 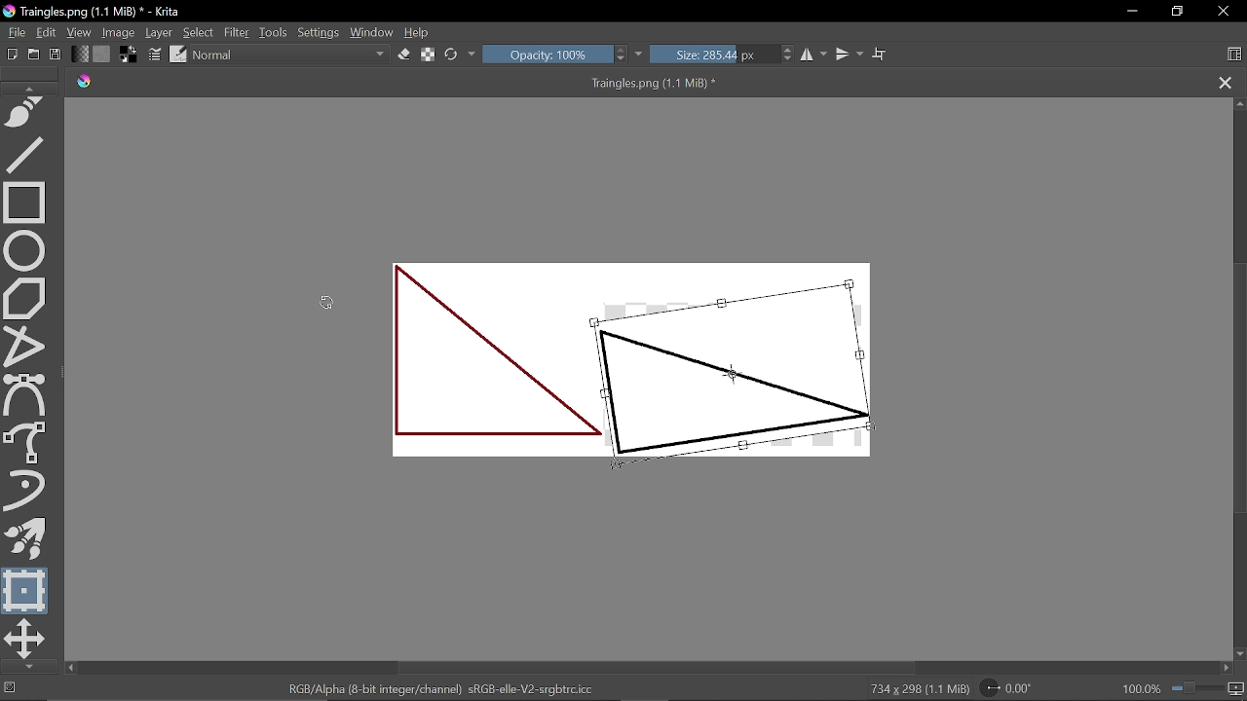 I want to click on Close, so click(x=1227, y=12).